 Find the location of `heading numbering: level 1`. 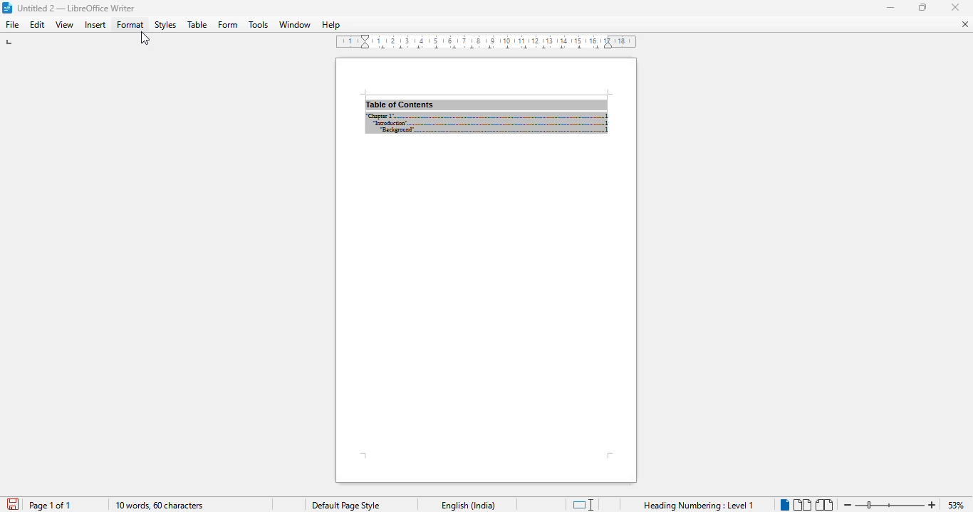

heading numbering: level 1 is located at coordinates (699, 506).